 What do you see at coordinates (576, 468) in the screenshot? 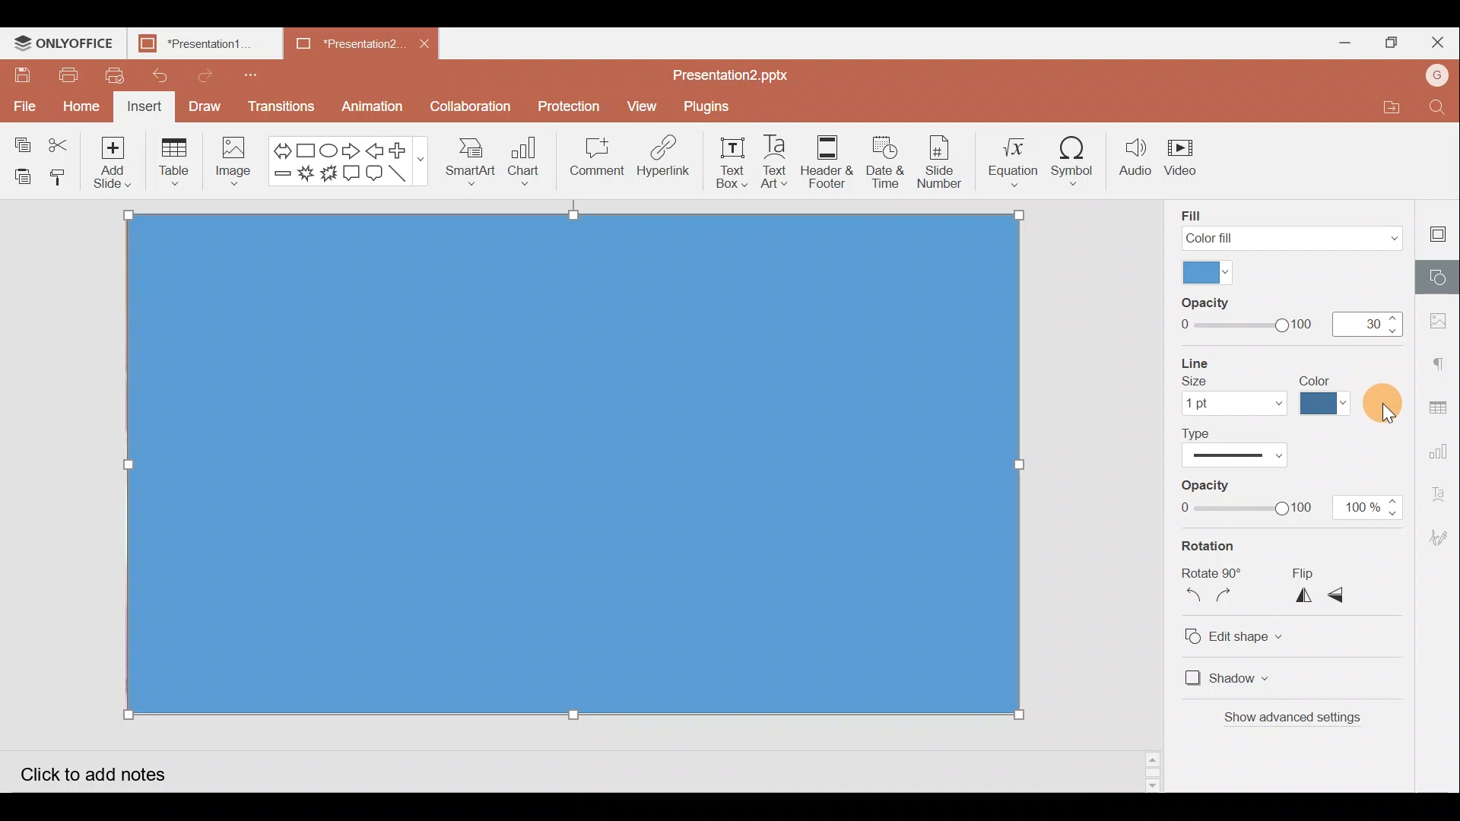
I see `Rectangle shape on background image` at bounding box center [576, 468].